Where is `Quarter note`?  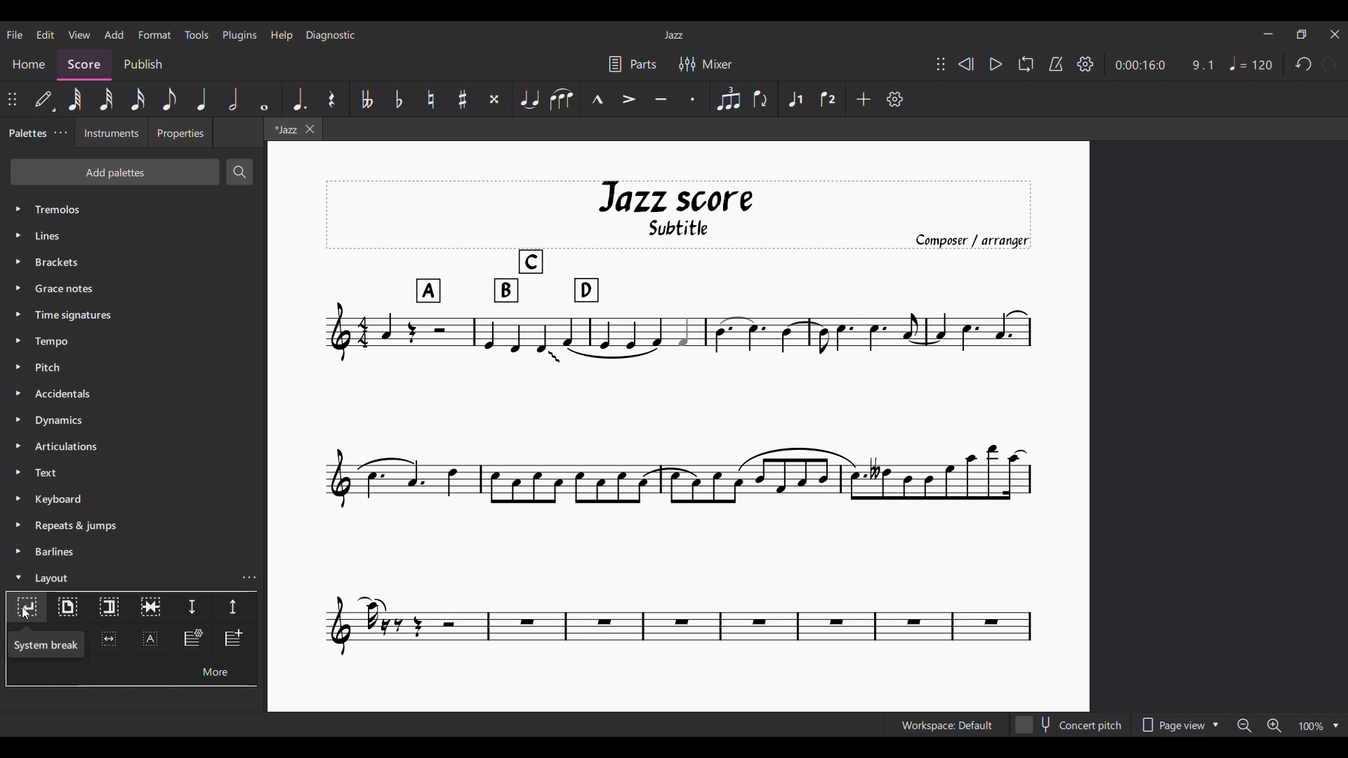
Quarter note is located at coordinates (201, 99).